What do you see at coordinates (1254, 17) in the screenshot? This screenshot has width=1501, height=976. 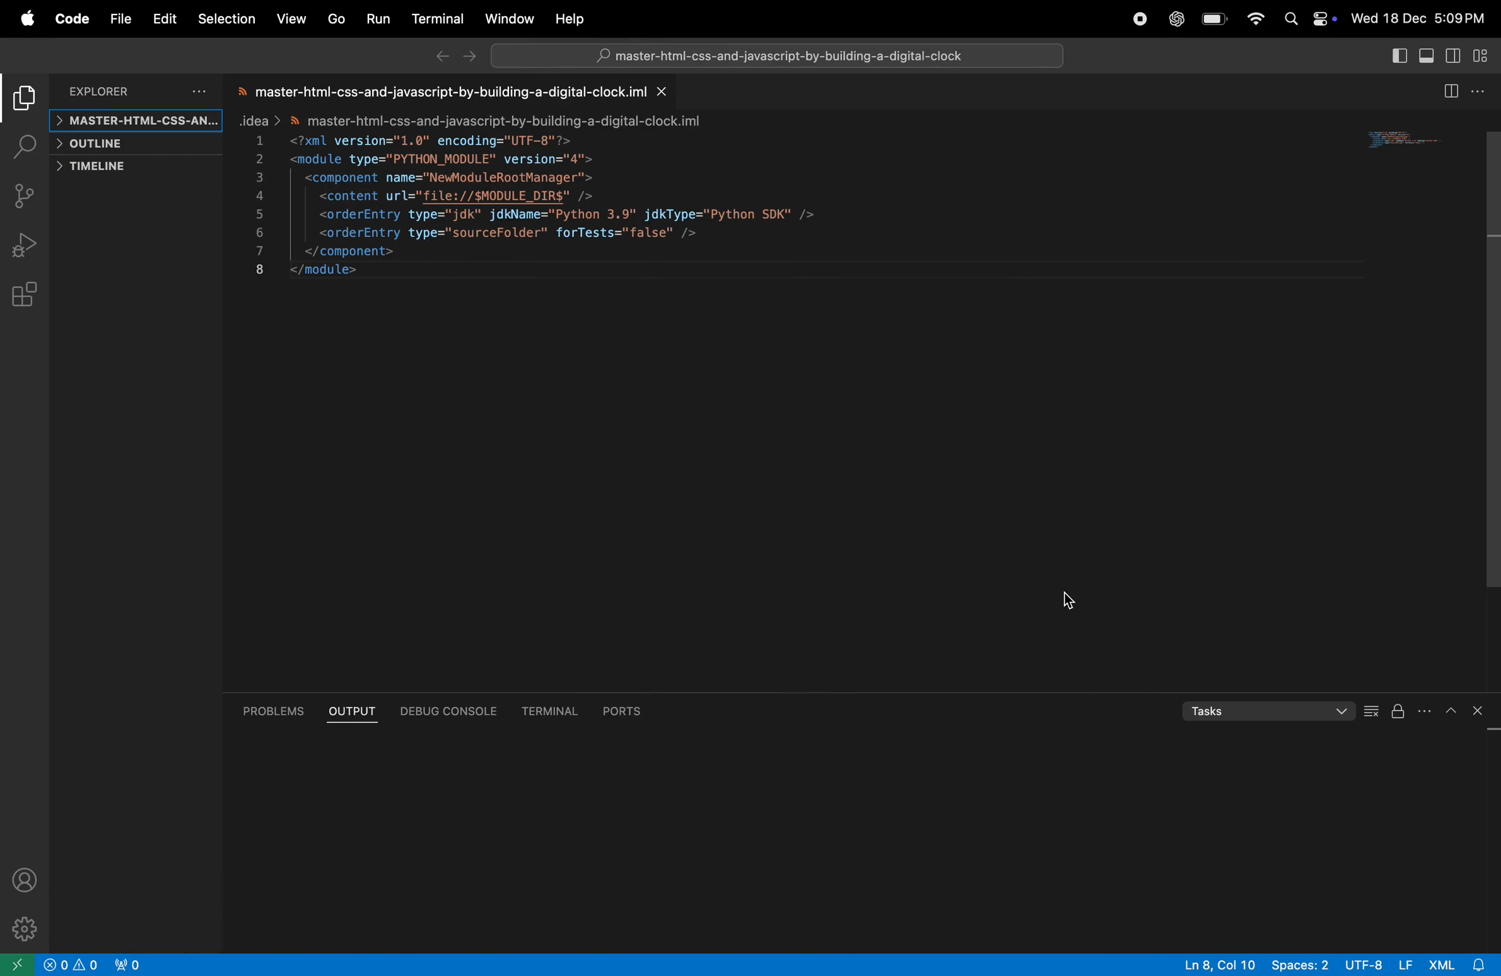 I see `` at bounding box center [1254, 17].